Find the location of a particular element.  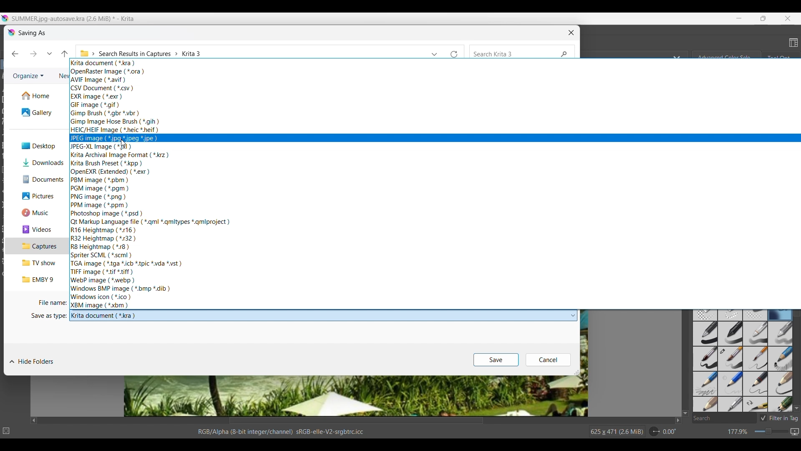

File format options is located at coordinates (150, 184).